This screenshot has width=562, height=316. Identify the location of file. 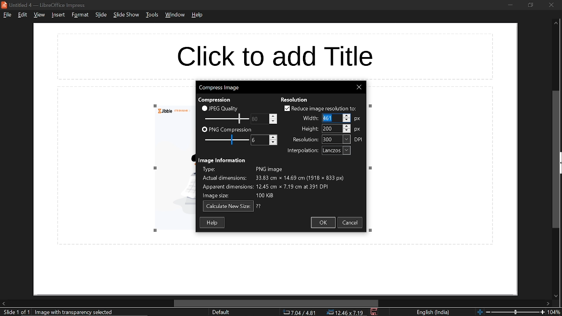
(7, 15).